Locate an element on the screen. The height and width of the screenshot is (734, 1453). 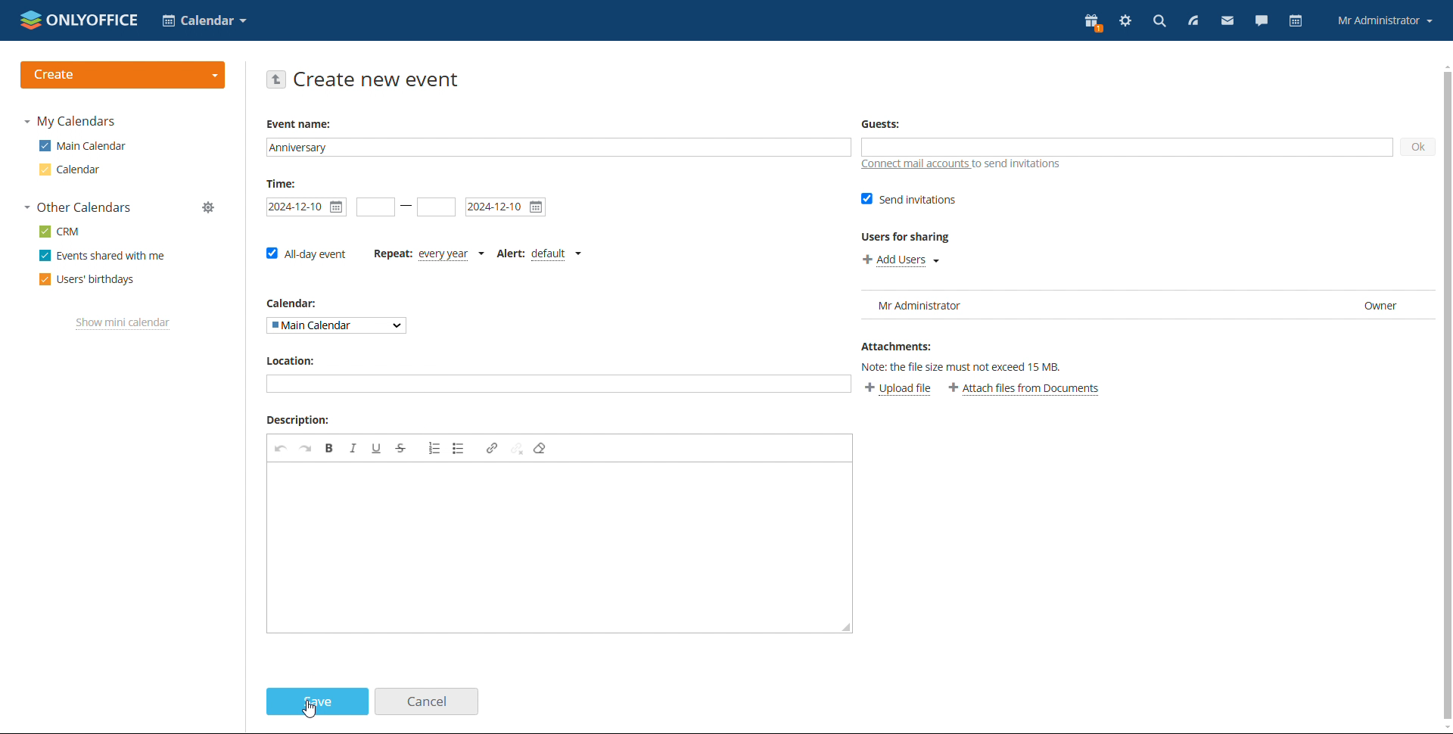
go back is located at coordinates (277, 79).